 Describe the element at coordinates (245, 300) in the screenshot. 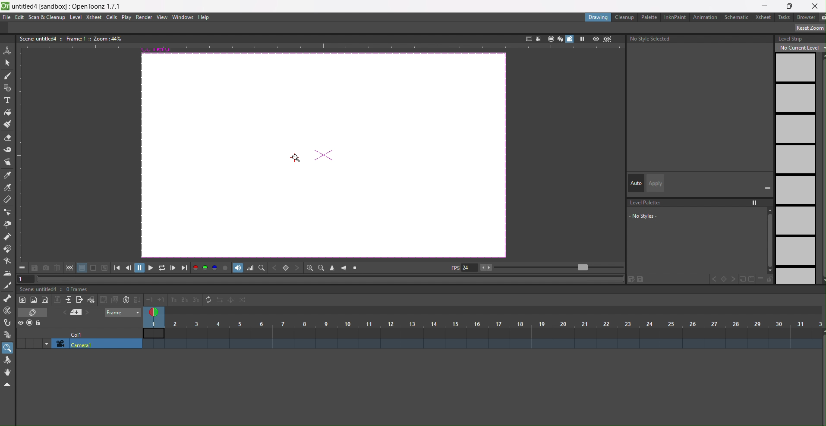

I see `` at that location.